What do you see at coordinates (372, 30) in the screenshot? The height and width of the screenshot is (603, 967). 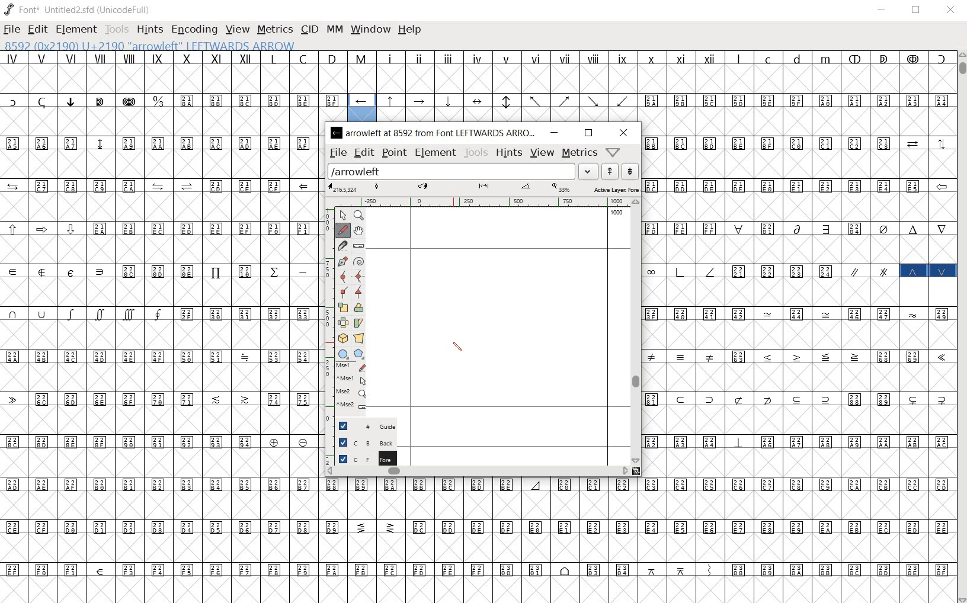 I see `window` at bounding box center [372, 30].